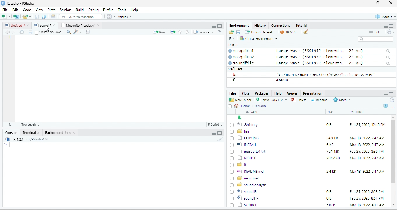 Image resolution: width=397 pixels, height=210 pixels. I want to click on Run, so click(158, 32).